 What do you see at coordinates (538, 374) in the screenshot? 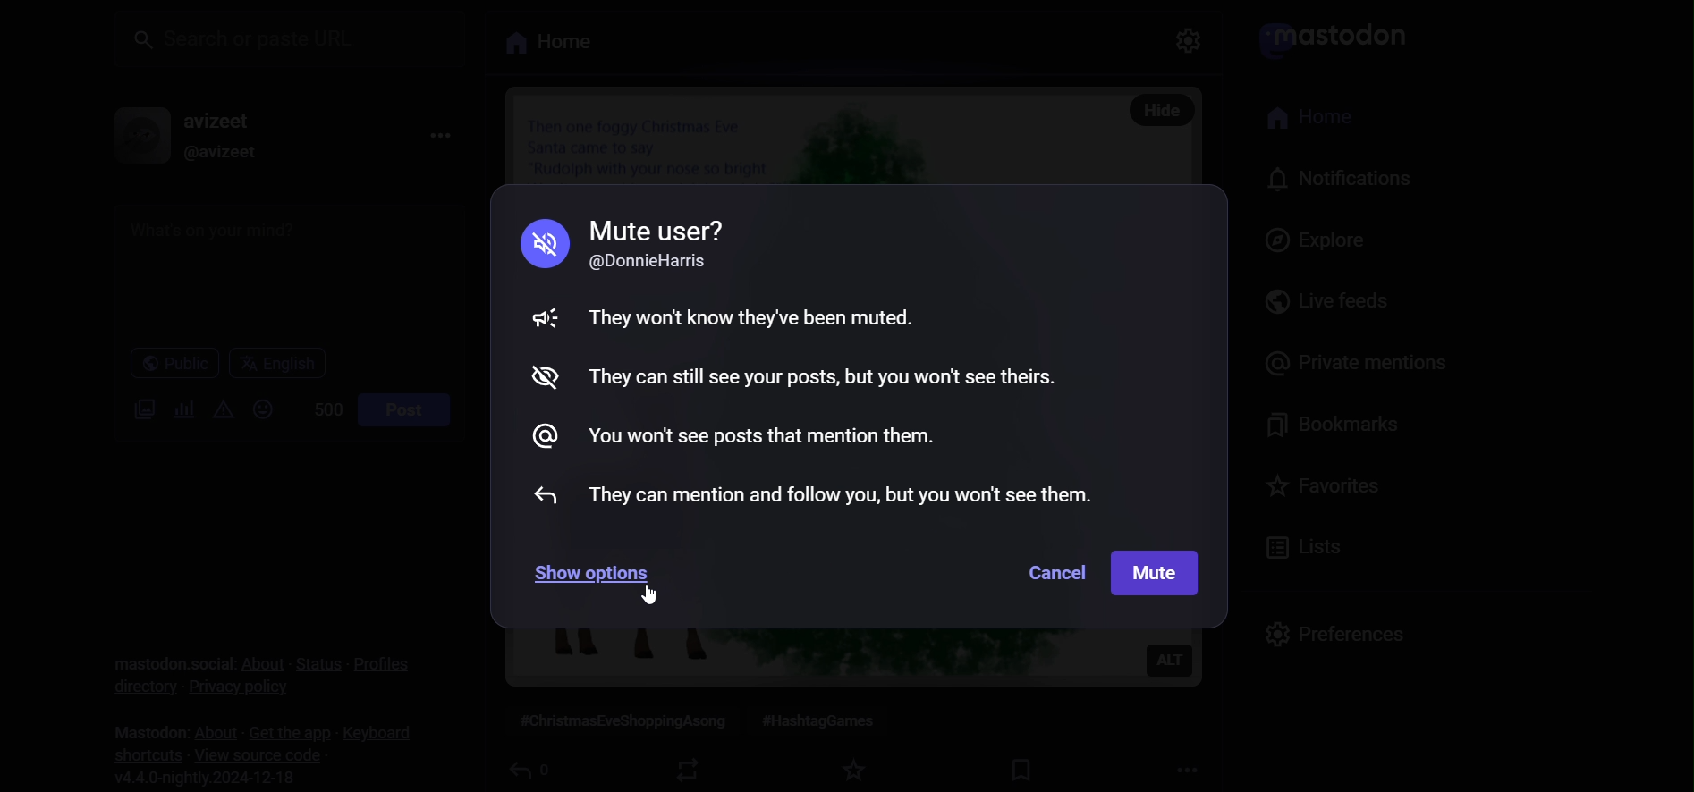
I see `hide` at bounding box center [538, 374].